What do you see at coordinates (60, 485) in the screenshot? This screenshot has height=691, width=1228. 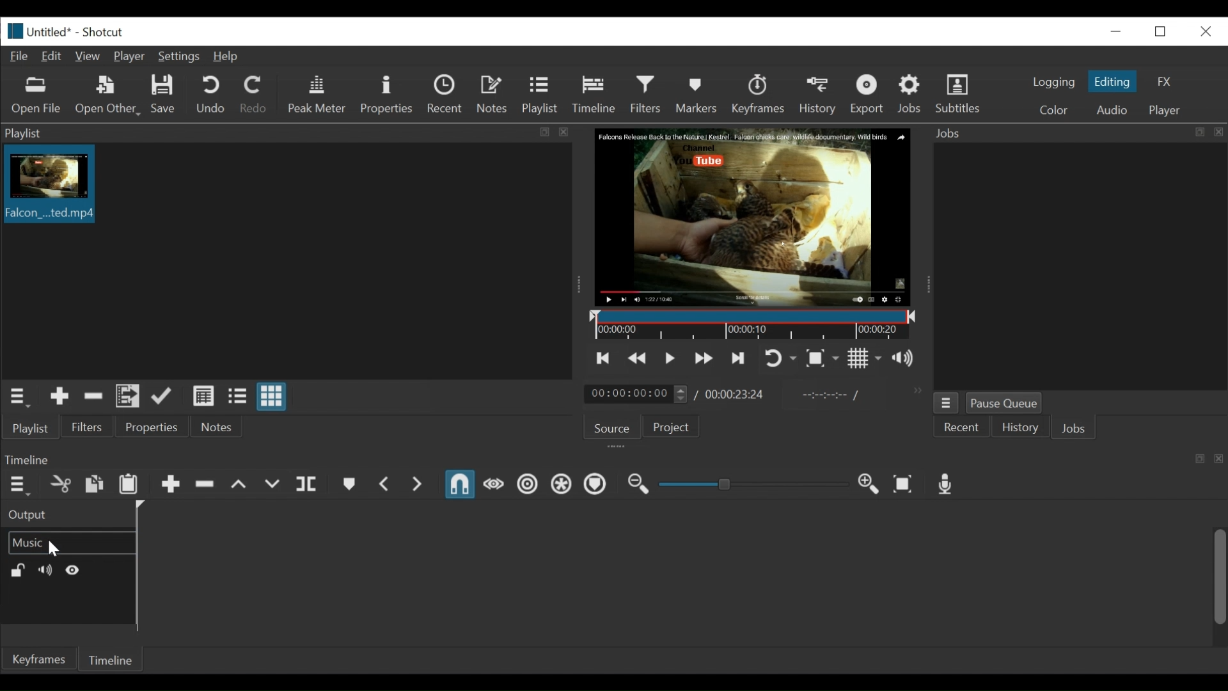 I see `Cut` at bounding box center [60, 485].